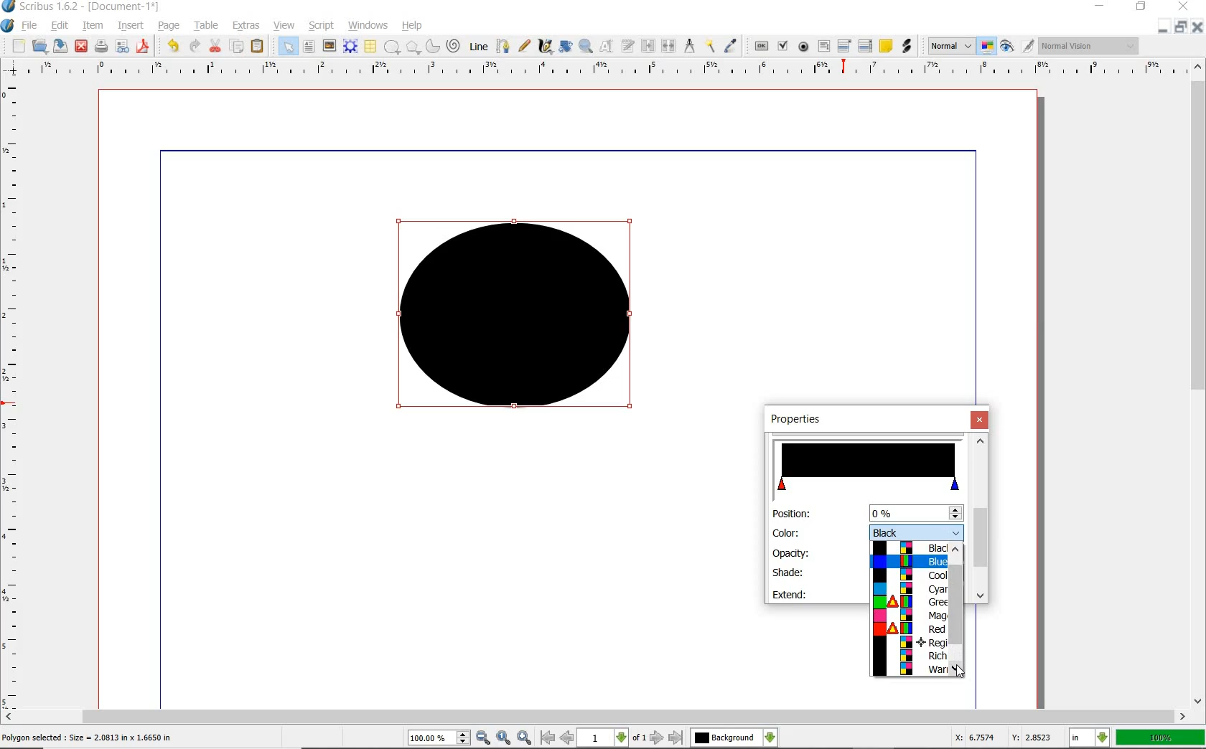 Image resolution: width=1206 pixels, height=749 pixels. What do you see at coordinates (910, 609) in the screenshot?
I see `color palette` at bounding box center [910, 609].